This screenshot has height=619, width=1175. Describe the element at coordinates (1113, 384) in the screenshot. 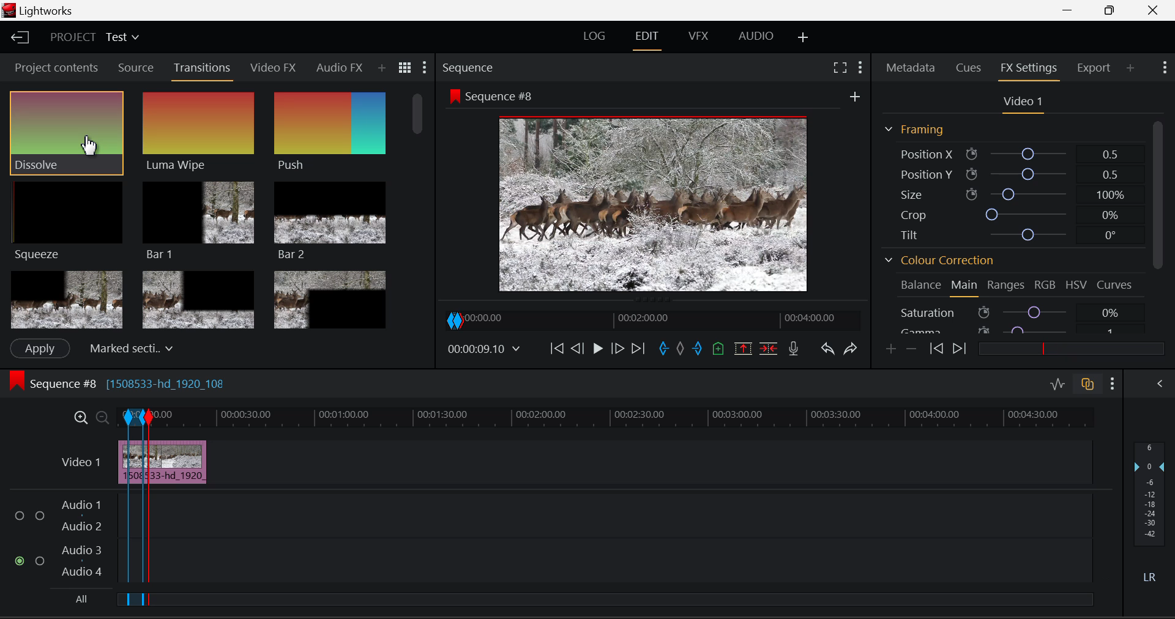

I see `Show Settings` at that location.